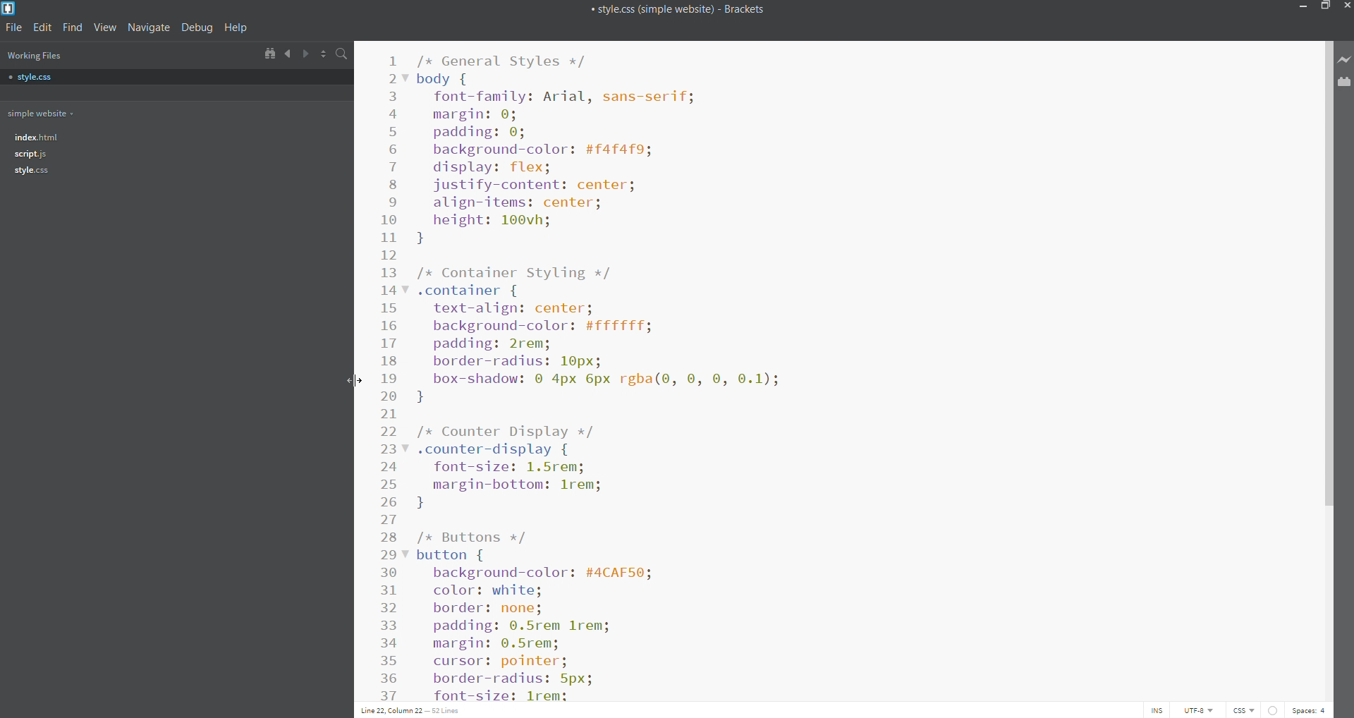 This screenshot has width=1354, height=718. What do you see at coordinates (104, 28) in the screenshot?
I see `view` at bounding box center [104, 28].